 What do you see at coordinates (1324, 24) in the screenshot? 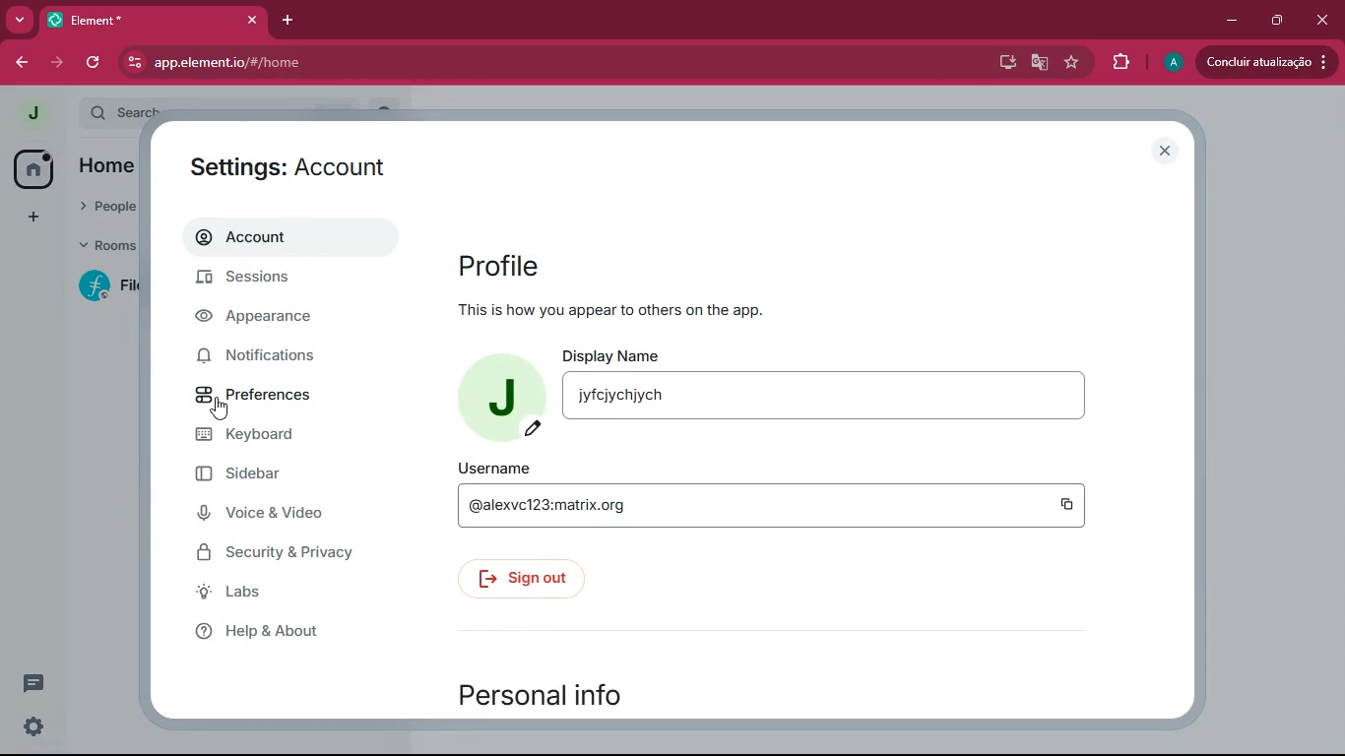
I see `close` at bounding box center [1324, 24].